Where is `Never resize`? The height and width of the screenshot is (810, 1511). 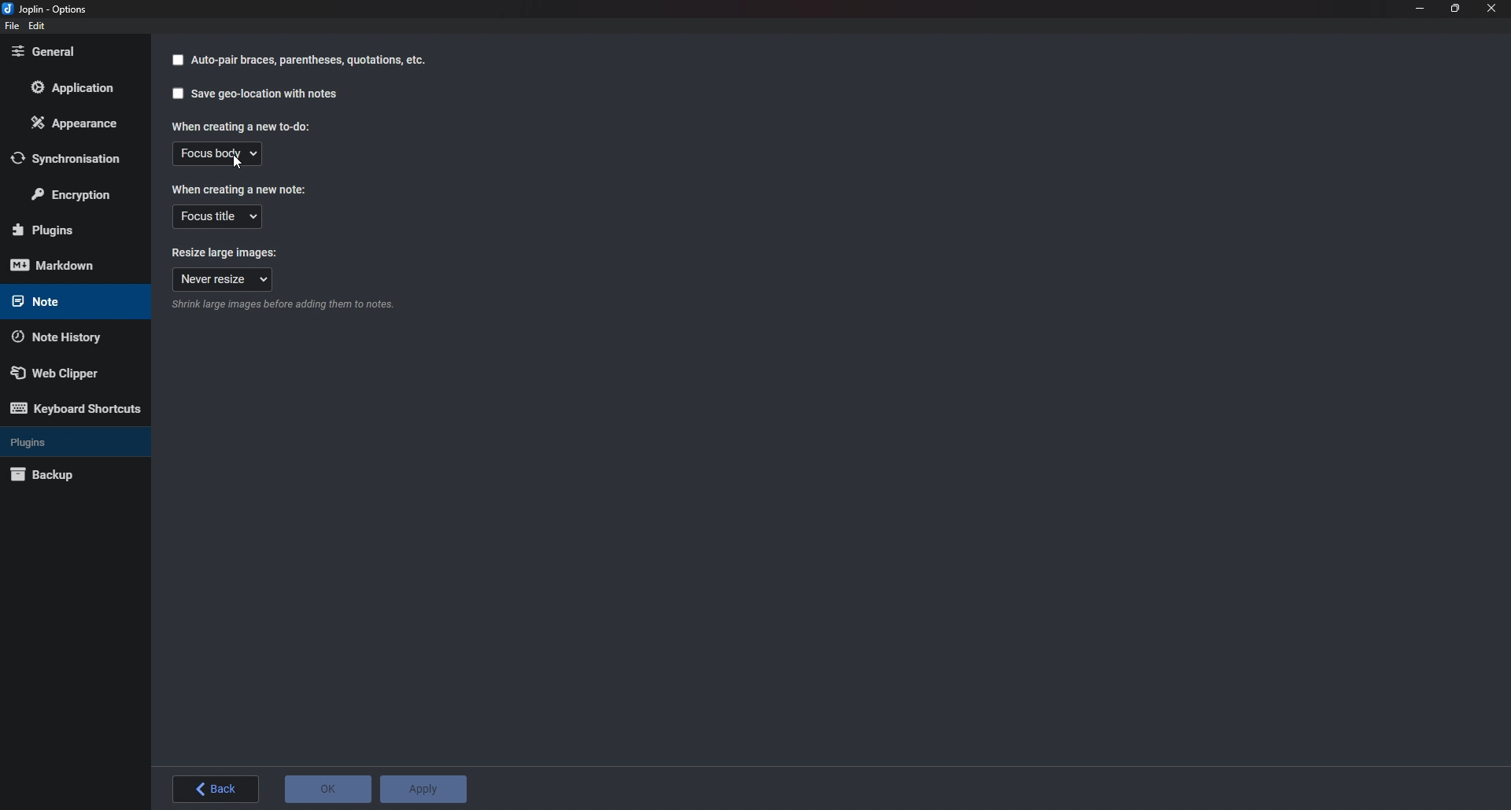 Never resize is located at coordinates (224, 279).